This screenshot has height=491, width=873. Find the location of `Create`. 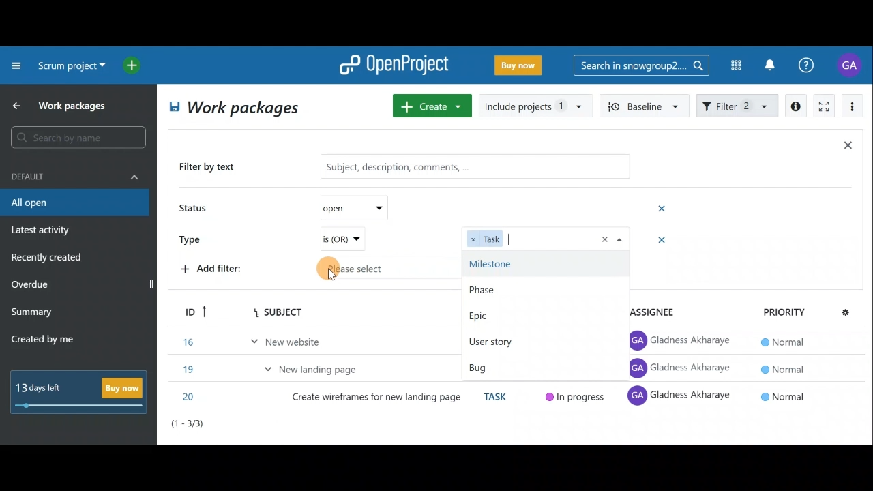

Create is located at coordinates (430, 106).